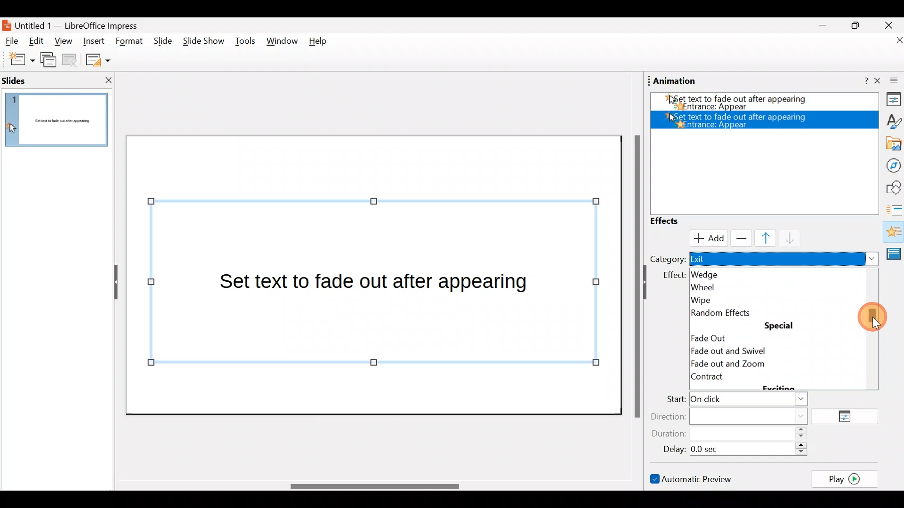 This screenshot has width=904, height=508. I want to click on Appear effect added, so click(740, 120).